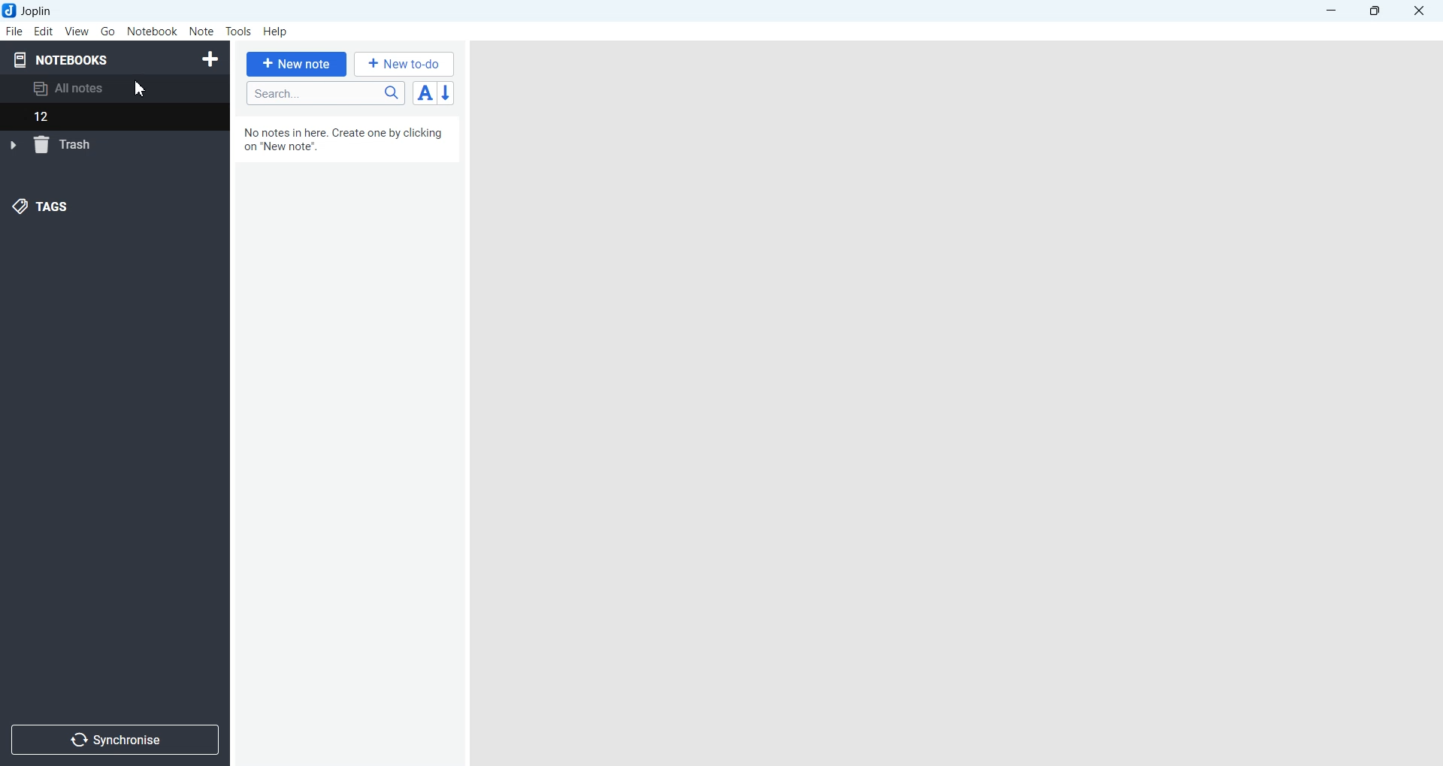 The width and height of the screenshot is (1443, 766). What do you see at coordinates (109, 31) in the screenshot?
I see `Go` at bounding box center [109, 31].